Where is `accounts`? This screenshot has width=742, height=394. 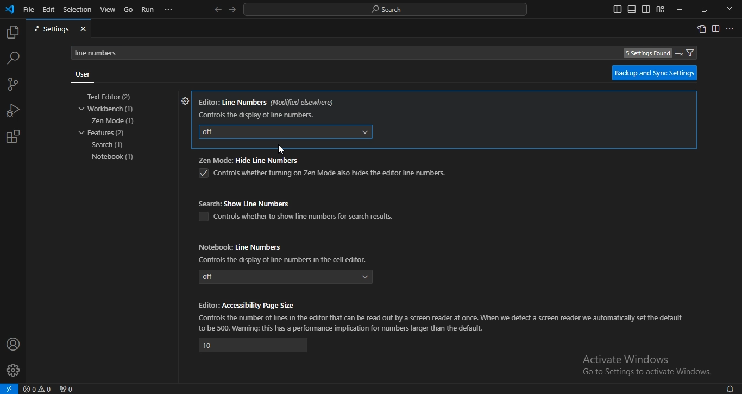
accounts is located at coordinates (14, 344).